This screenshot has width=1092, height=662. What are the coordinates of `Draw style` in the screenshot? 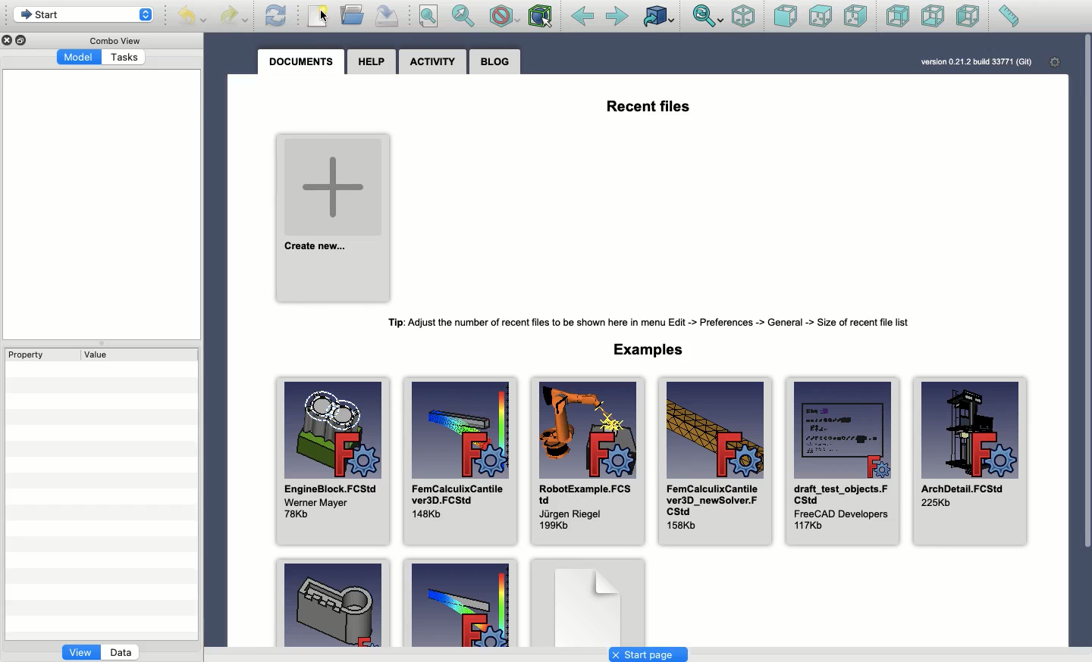 It's located at (504, 16).